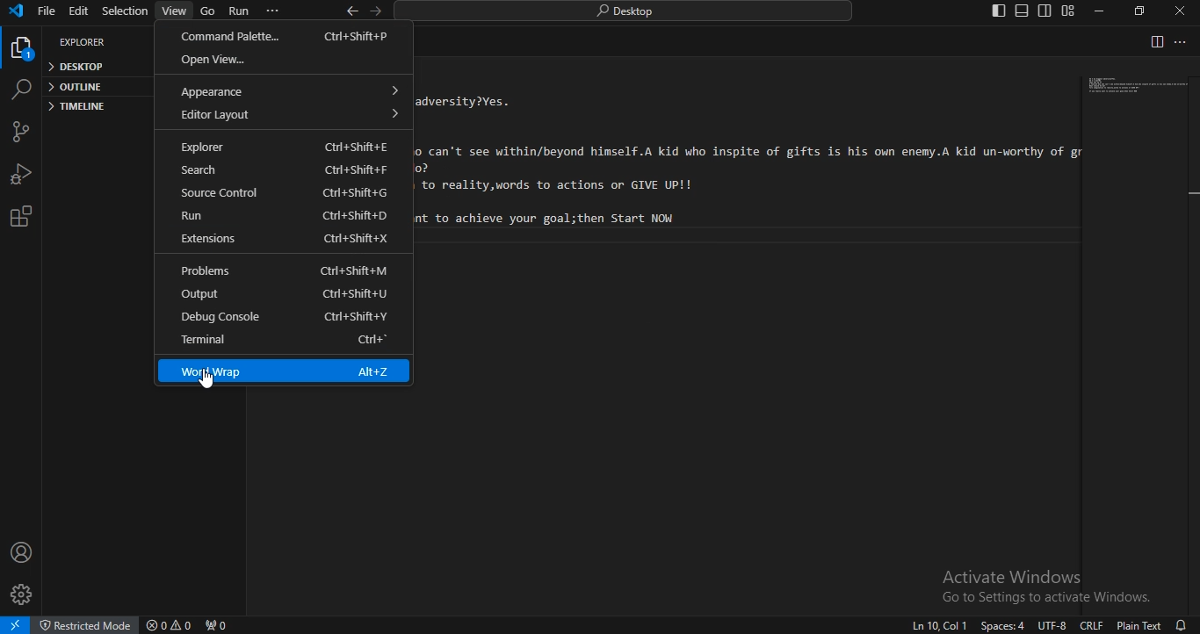  What do you see at coordinates (283, 148) in the screenshot?
I see `explorer` at bounding box center [283, 148].